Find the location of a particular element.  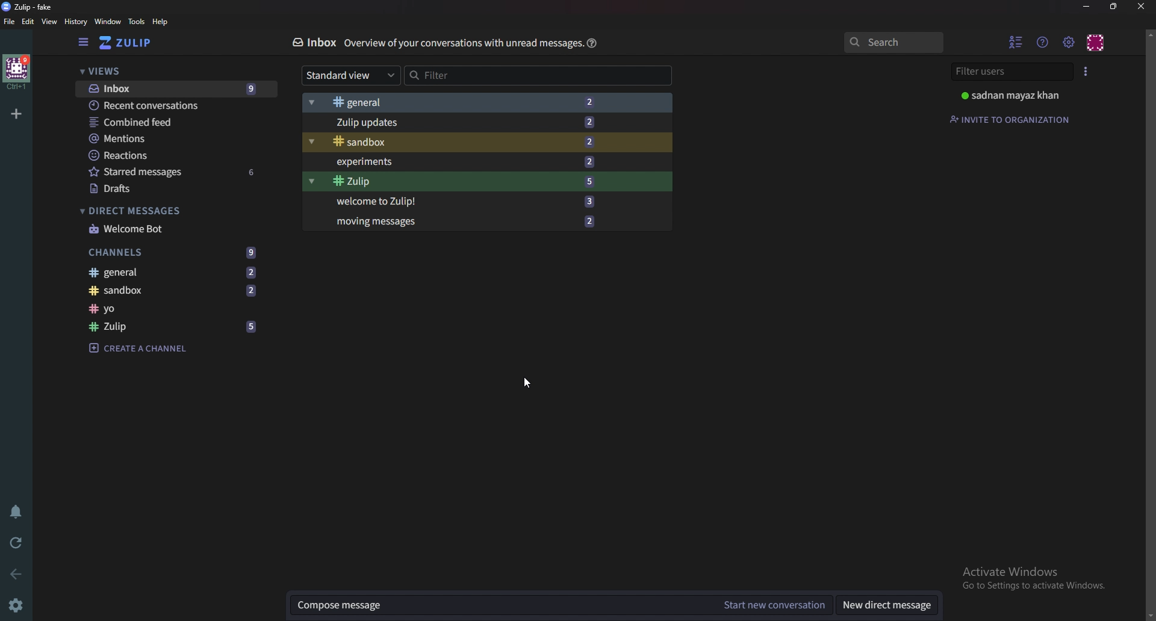

User list style is located at coordinates (1085, 70).